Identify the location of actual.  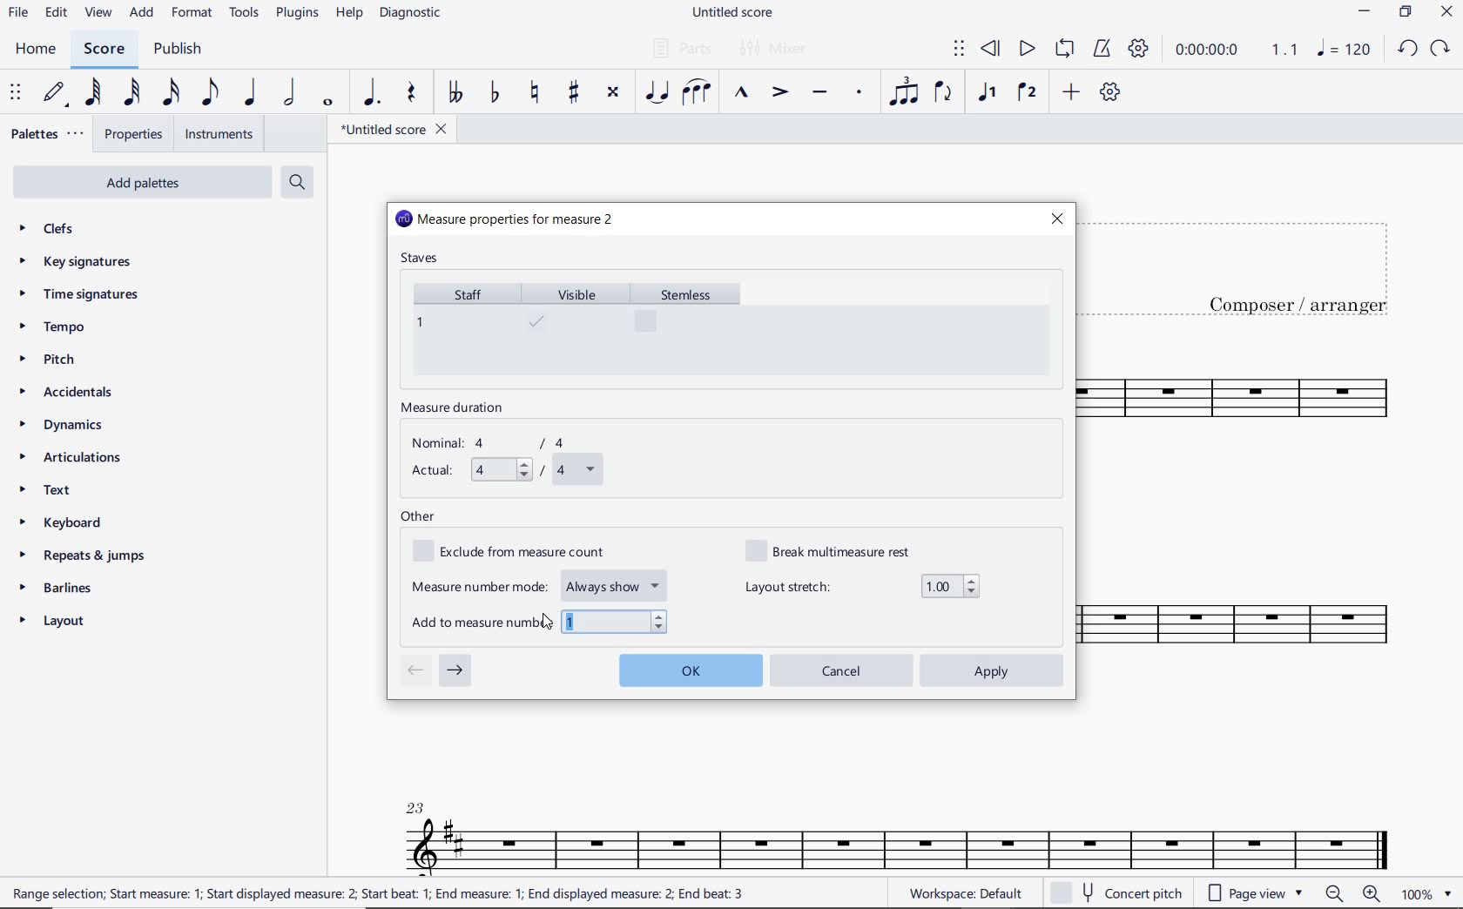
(504, 471).